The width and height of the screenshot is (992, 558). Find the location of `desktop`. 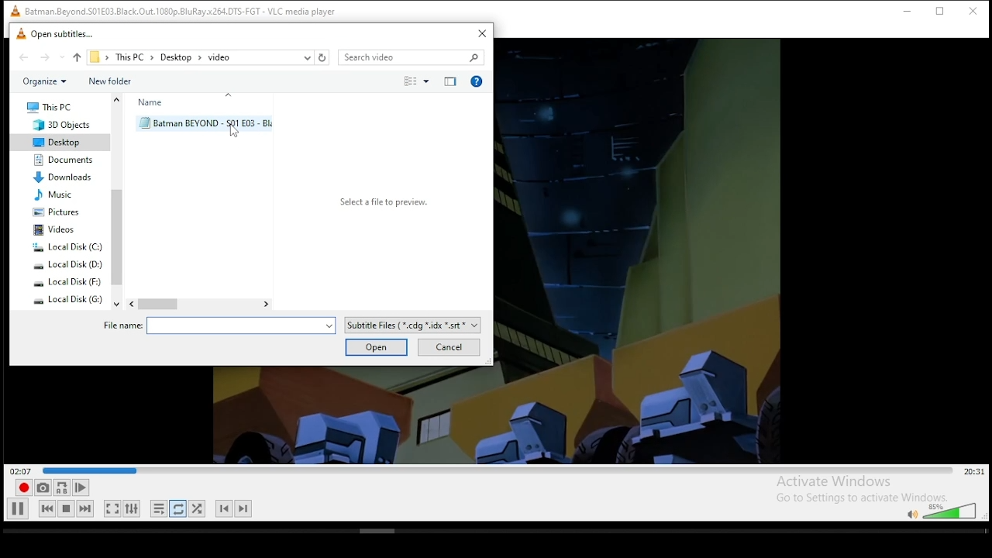

desktop is located at coordinates (175, 57).